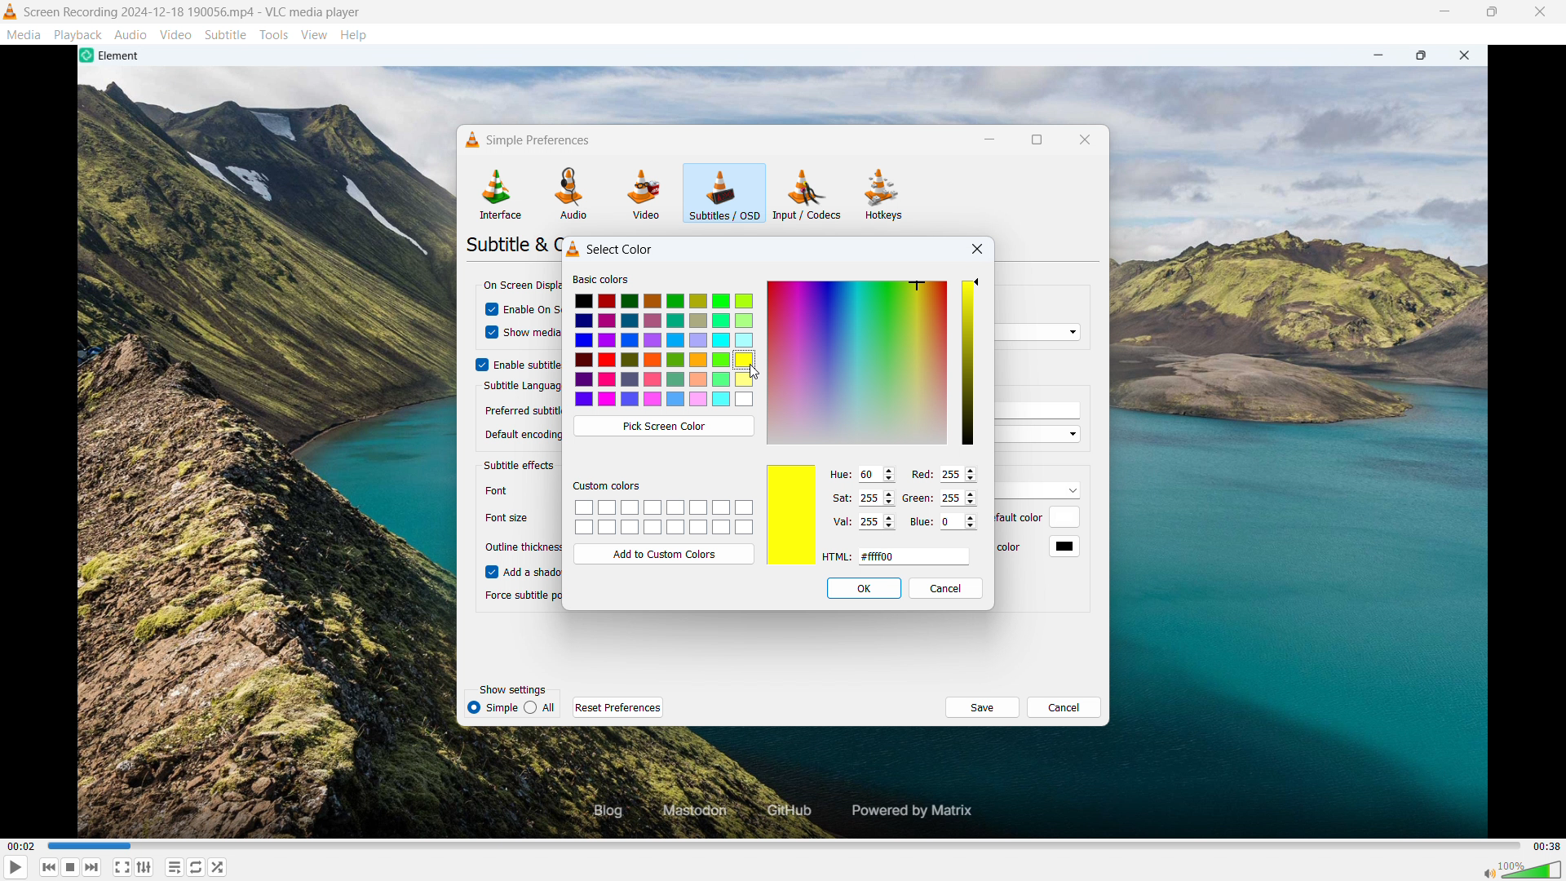 This screenshot has width=1566, height=881. What do you see at coordinates (958, 522) in the screenshot?
I see `Set blue ` at bounding box center [958, 522].